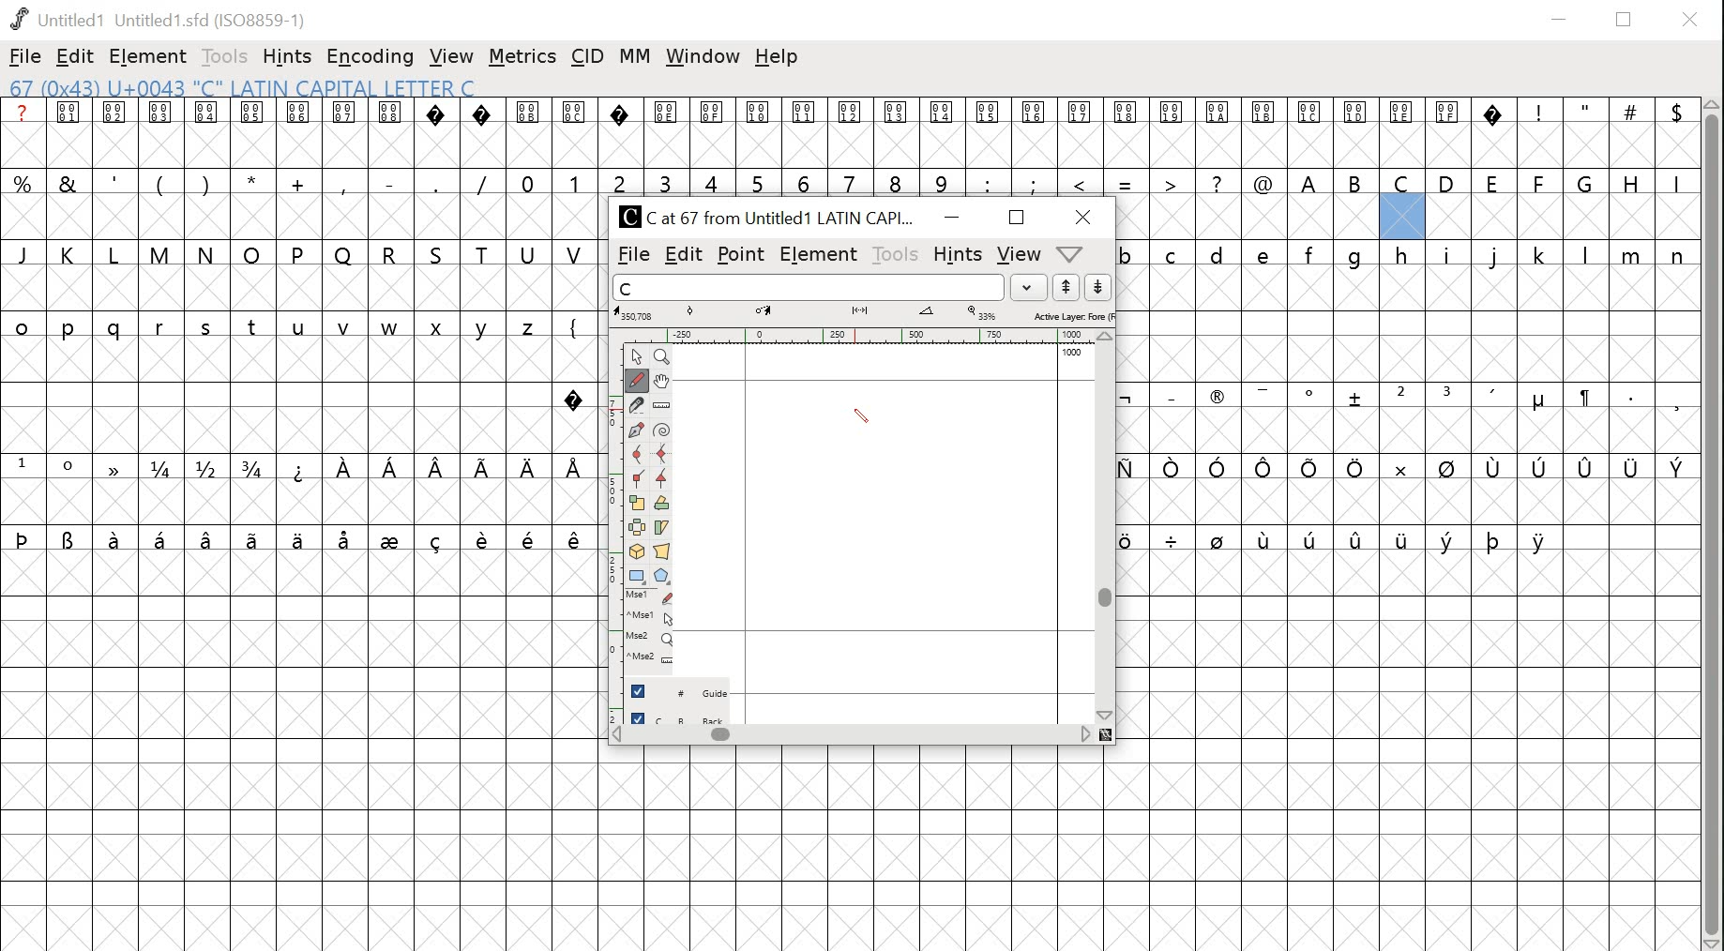 The image size is (1724, 951). I want to click on pan, so click(663, 382).